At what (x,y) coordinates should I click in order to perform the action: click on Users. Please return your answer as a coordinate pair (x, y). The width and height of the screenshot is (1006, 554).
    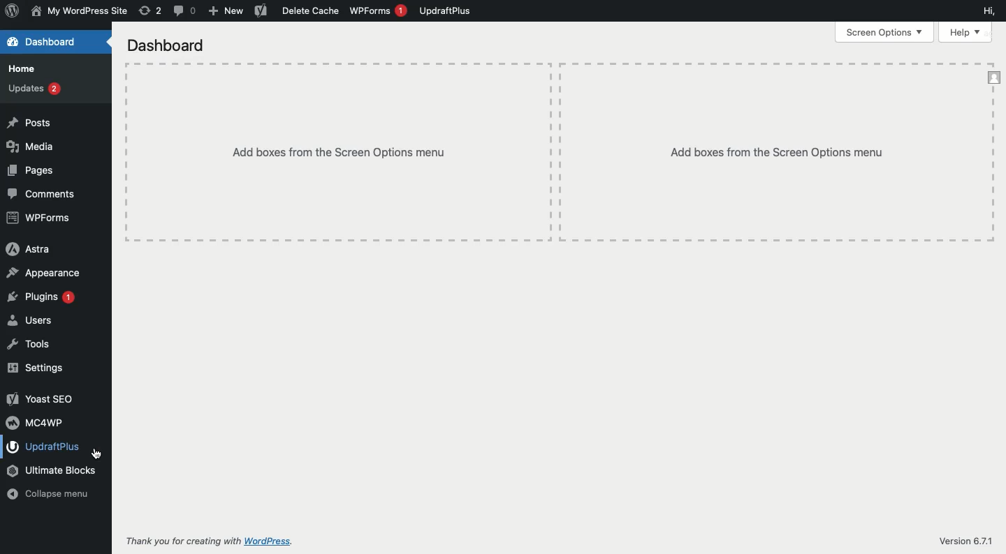
    Looking at the image, I should click on (30, 320).